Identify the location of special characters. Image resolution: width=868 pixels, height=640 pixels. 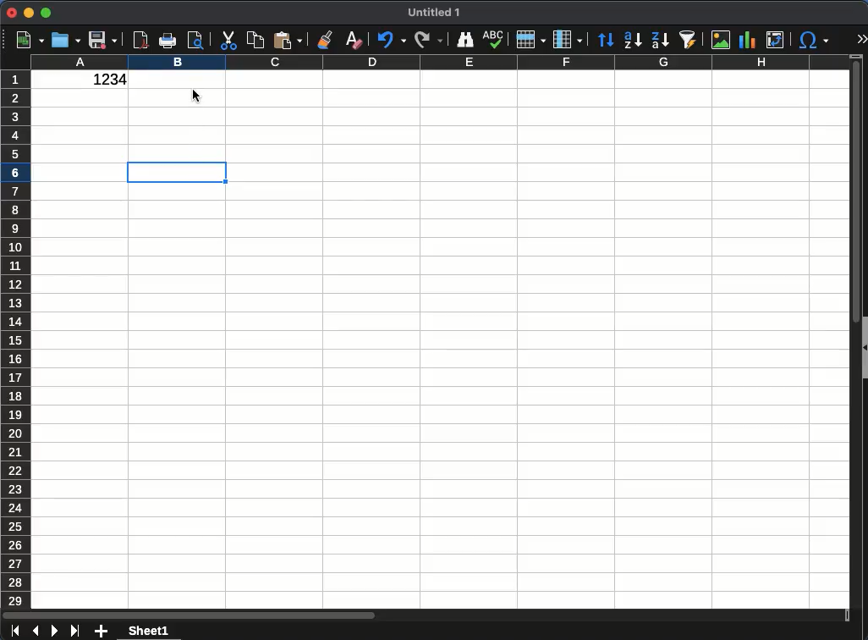
(811, 40).